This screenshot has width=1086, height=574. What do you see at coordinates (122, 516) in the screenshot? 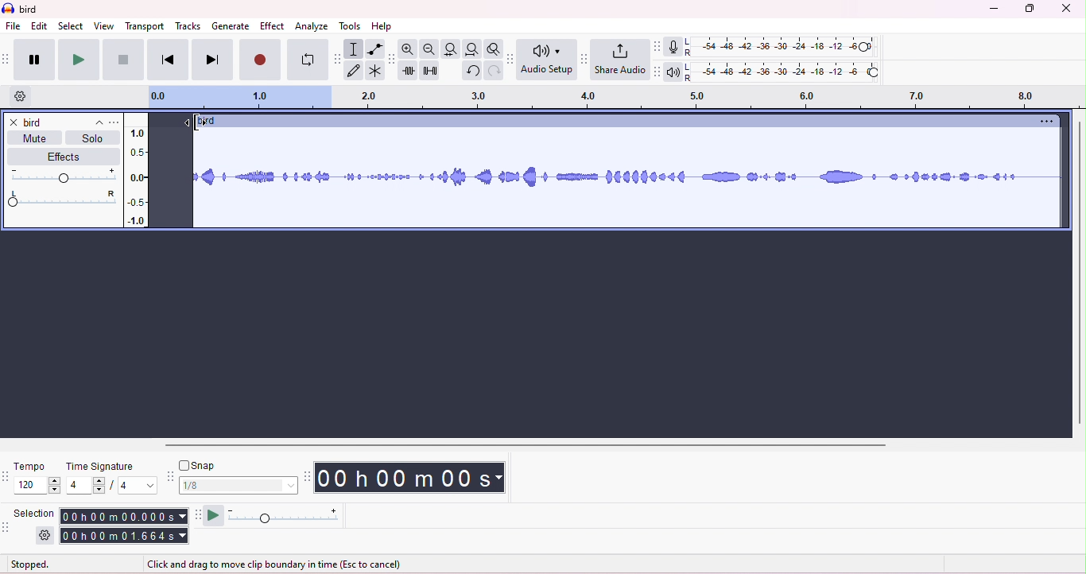
I see `selection time` at bounding box center [122, 516].